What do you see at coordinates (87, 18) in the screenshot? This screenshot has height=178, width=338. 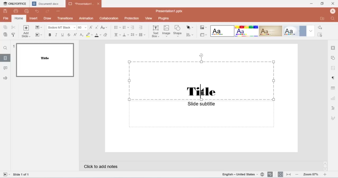 I see `animation` at bounding box center [87, 18].